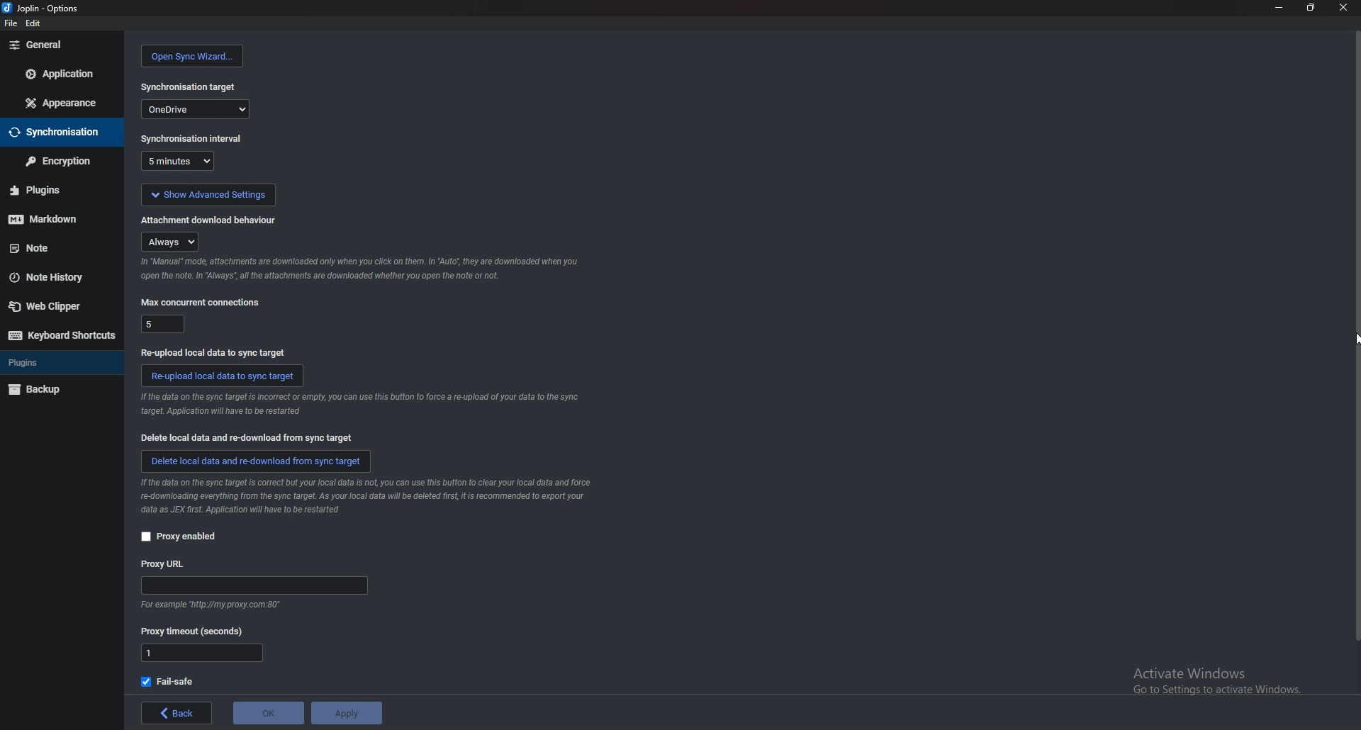 This screenshot has width=1361, height=730. What do you see at coordinates (213, 605) in the screenshot?
I see `info` at bounding box center [213, 605].